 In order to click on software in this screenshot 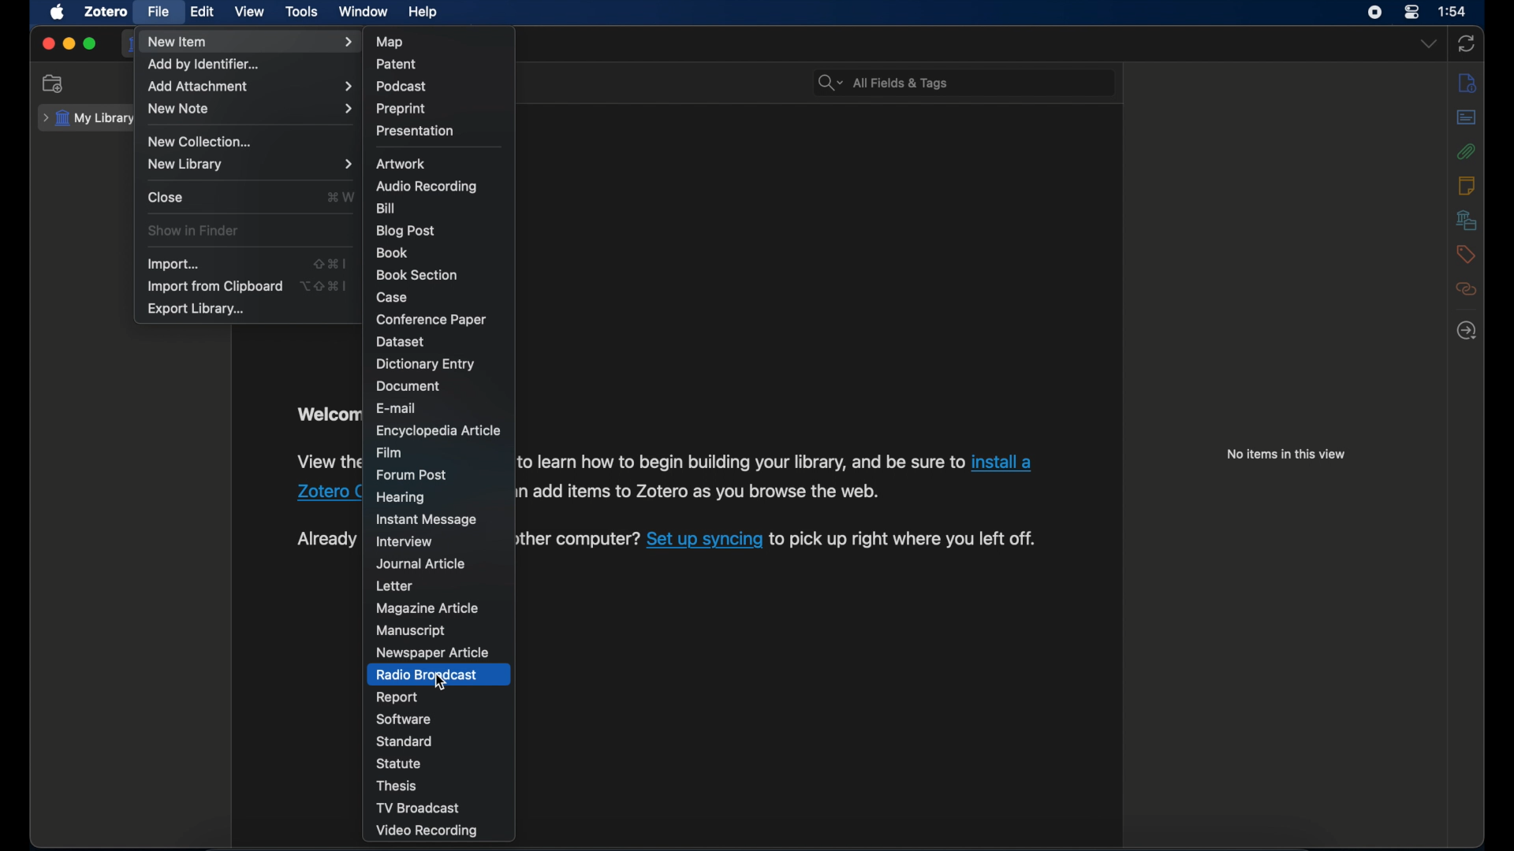, I will do `click(403, 719)`.